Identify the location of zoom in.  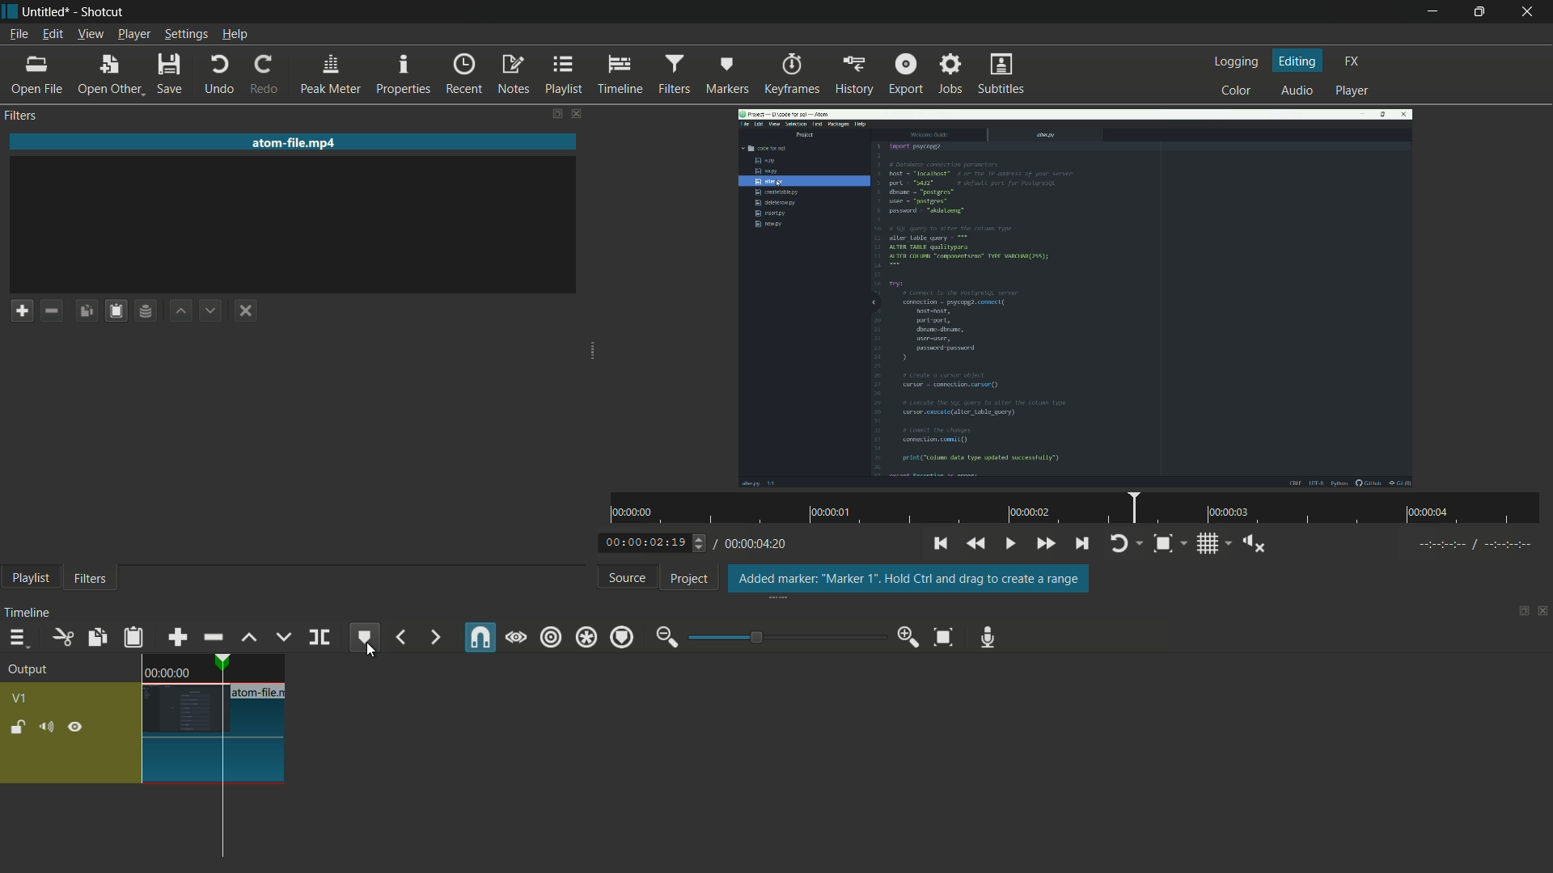
(910, 639).